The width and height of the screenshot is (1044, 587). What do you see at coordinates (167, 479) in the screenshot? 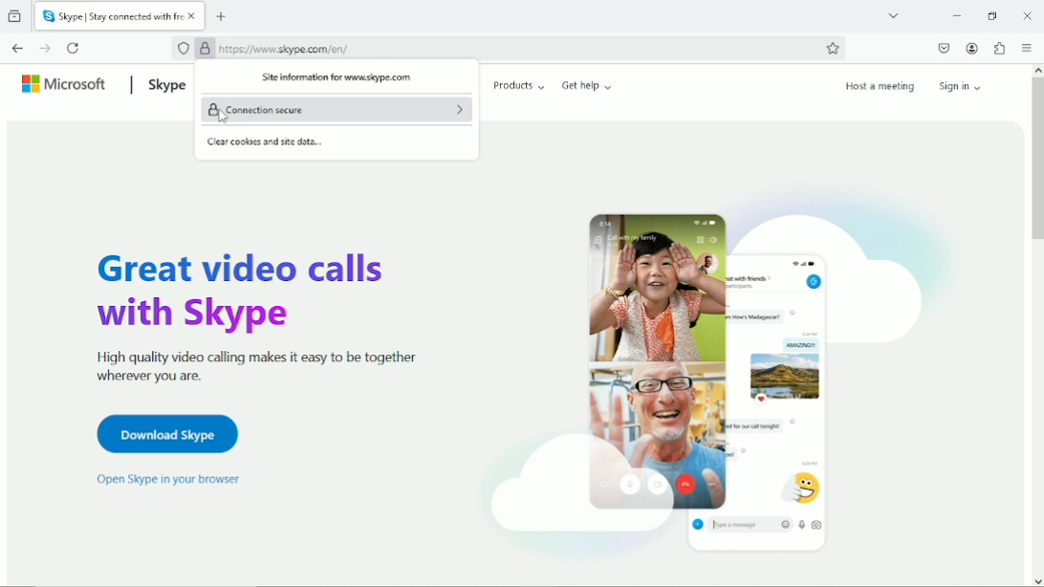
I see `open skype in your browser` at bounding box center [167, 479].